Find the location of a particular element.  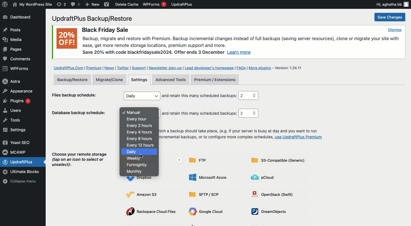

Yoast is located at coordinates (106, 5).